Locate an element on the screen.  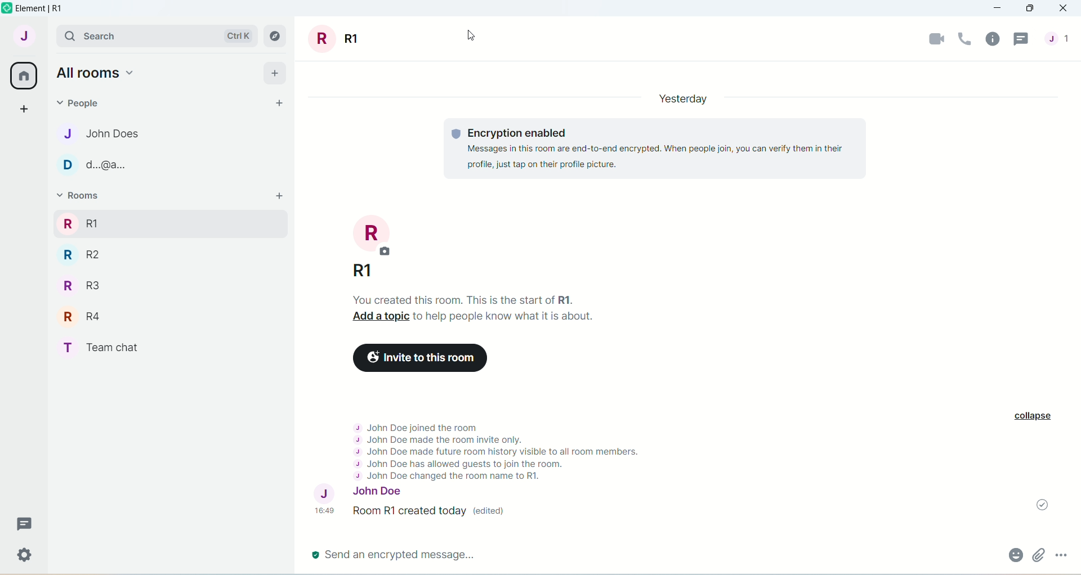
You created this room. This is the start of R1.
Add a topic to help people know what it is about. is located at coordinates (476, 307).